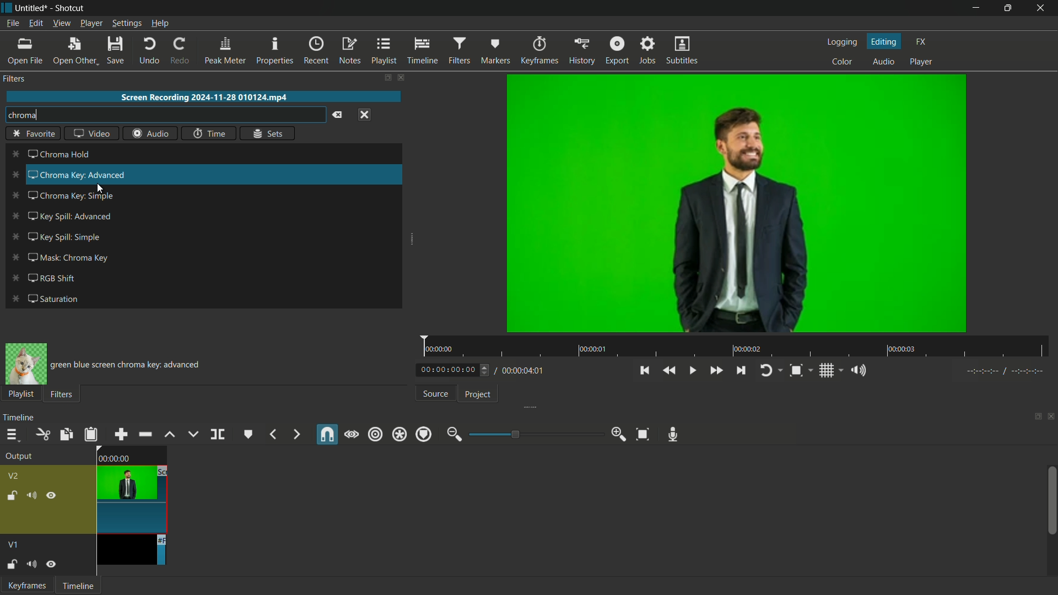 This screenshot has width=1058, height=595. Describe the element at coordinates (26, 364) in the screenshot. I see `Cat` at that location.